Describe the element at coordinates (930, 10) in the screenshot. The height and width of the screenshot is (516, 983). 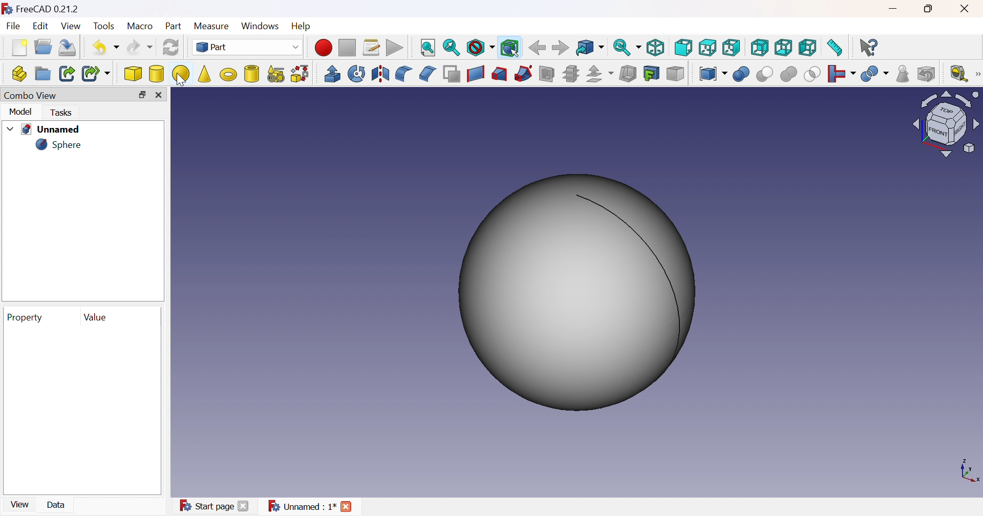
I see `Restore down` at that location.